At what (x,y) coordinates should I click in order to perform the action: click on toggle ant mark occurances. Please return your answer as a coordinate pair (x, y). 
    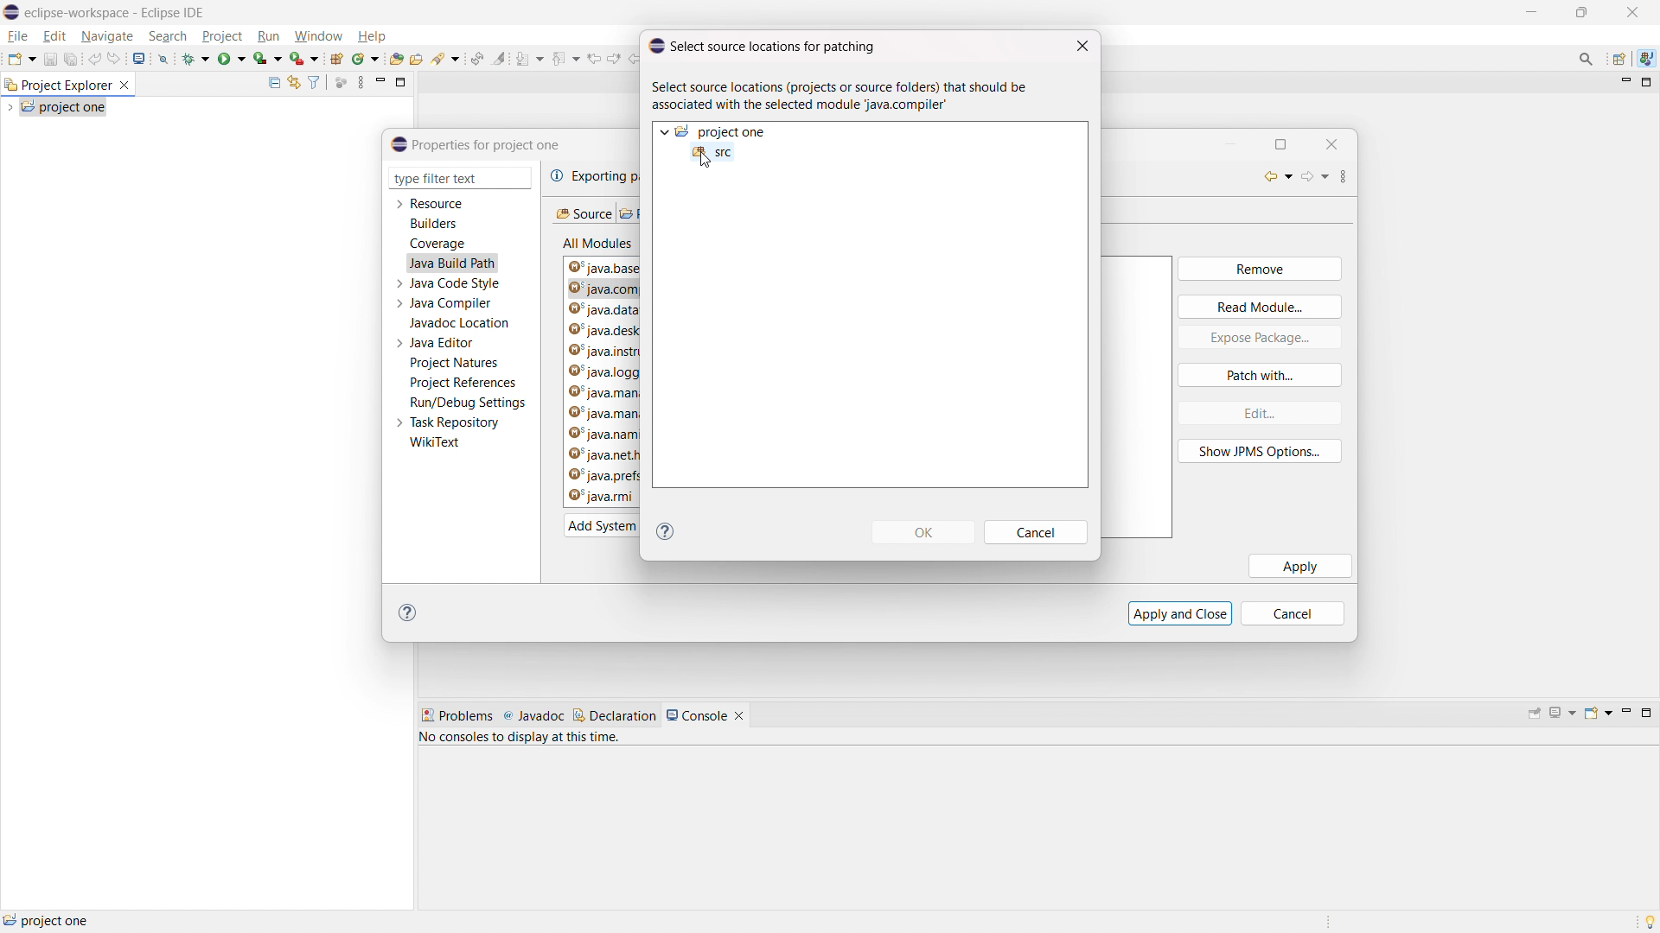
    Looking at the image, I should click on (500, 58).